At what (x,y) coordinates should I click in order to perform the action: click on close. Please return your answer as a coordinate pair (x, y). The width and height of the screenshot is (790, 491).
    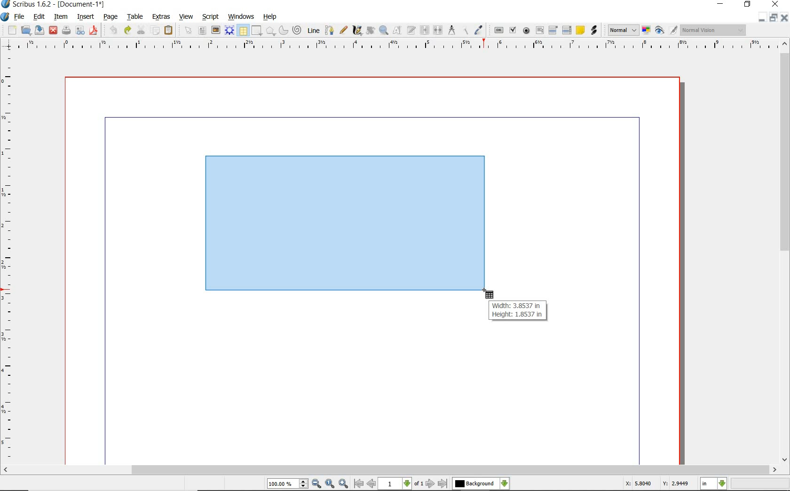
    Looking at the image, I should click on (784, 18).